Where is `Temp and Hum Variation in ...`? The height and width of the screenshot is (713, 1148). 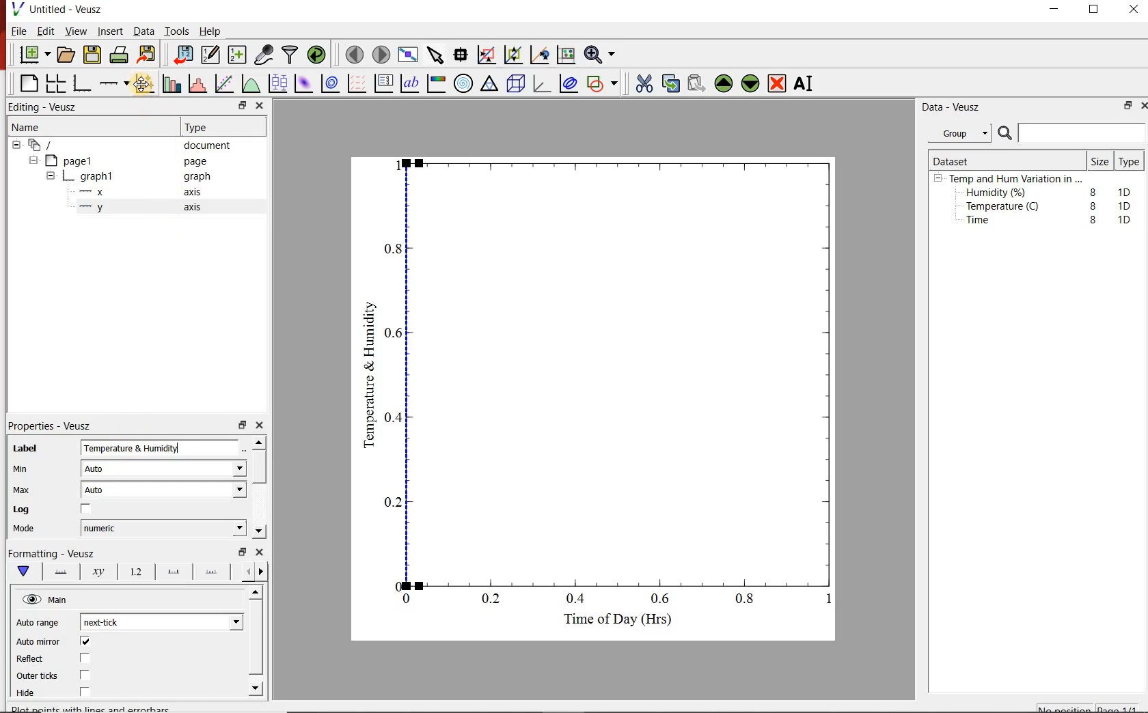
Temp and Hum Variation in ... is located at coordinates (1015, 179).